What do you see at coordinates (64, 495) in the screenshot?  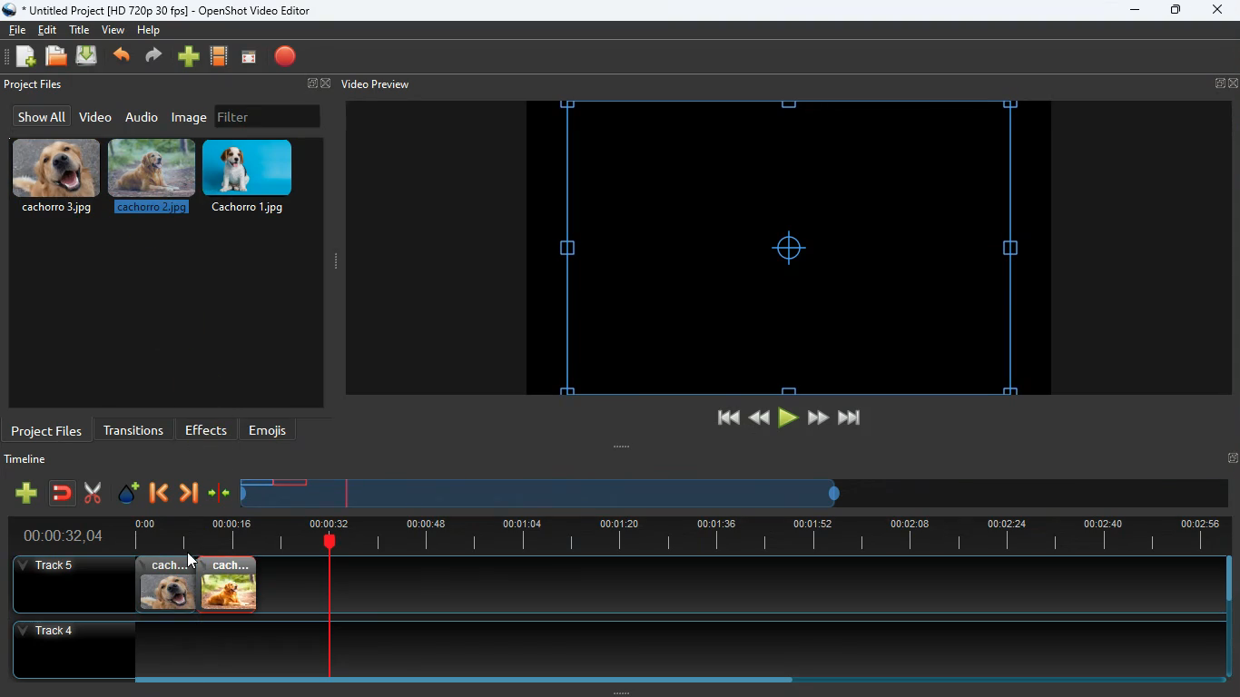 I see `join` at bounding box center [64, 495].